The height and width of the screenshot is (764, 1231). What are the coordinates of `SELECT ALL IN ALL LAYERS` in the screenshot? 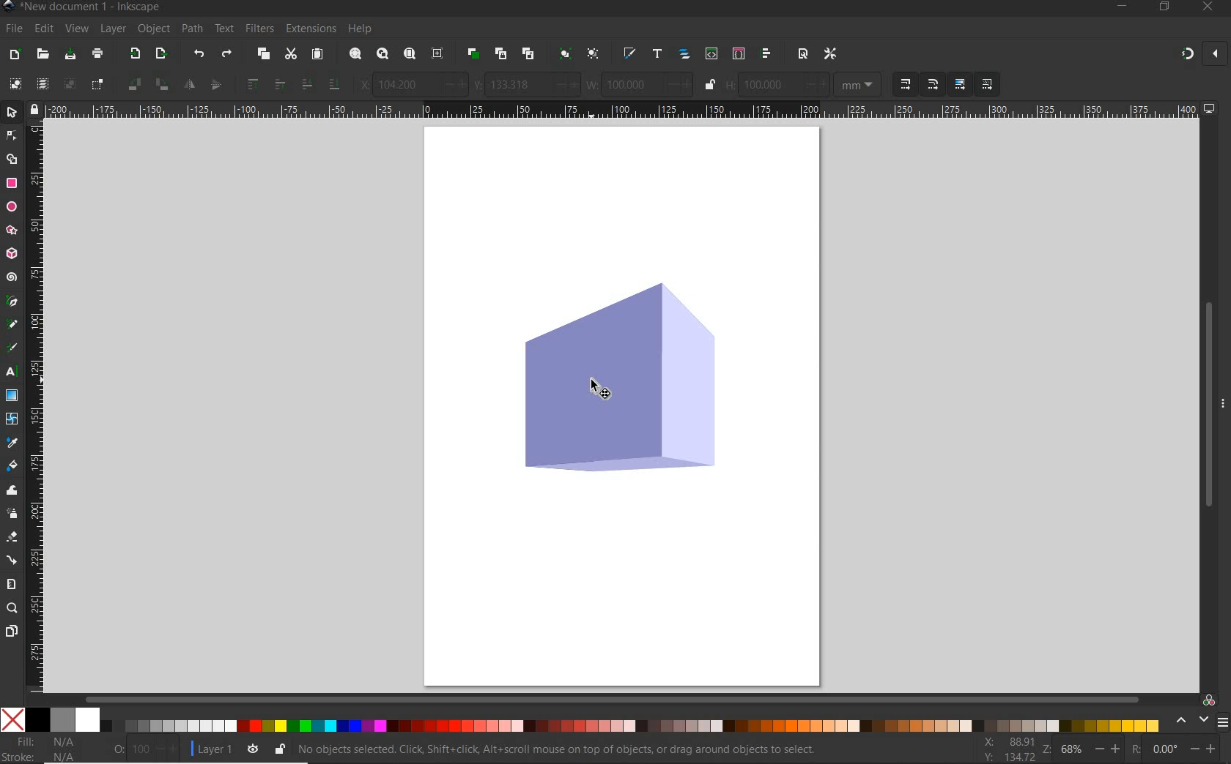 It's located at (42, 83).